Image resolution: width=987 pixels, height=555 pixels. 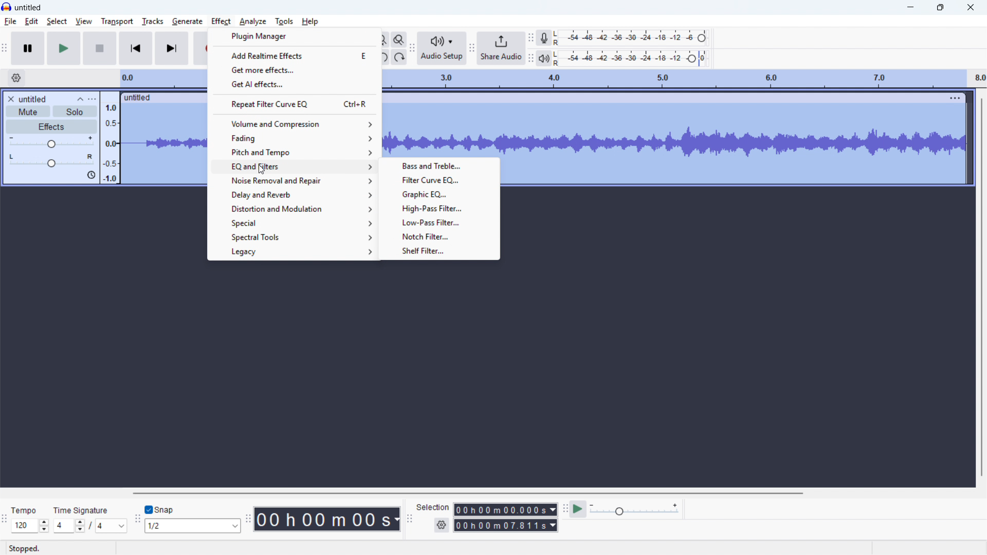 What do you see at coordinates (544, 38) in the screenshot?
I see `Recording metre ` at bounding box center [544, 38].